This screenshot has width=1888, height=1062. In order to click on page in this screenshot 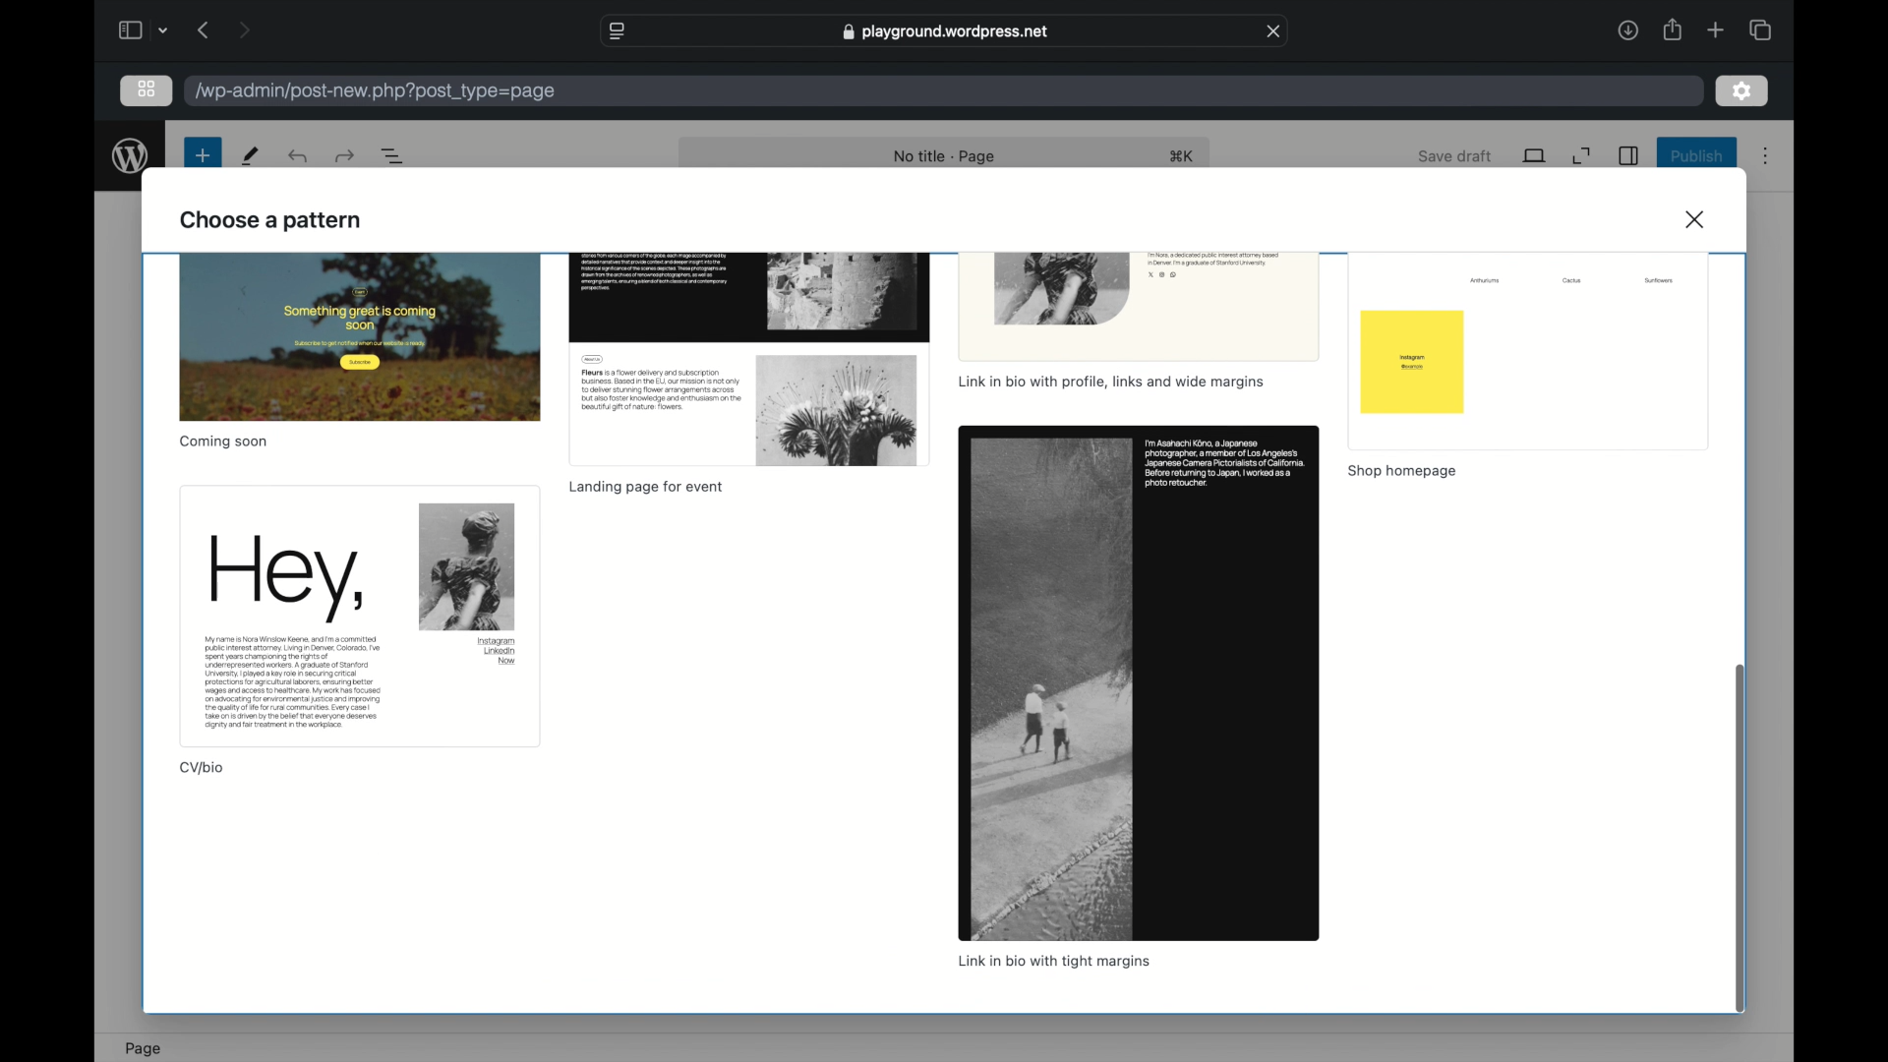, I will do `click(144, 1049)`.